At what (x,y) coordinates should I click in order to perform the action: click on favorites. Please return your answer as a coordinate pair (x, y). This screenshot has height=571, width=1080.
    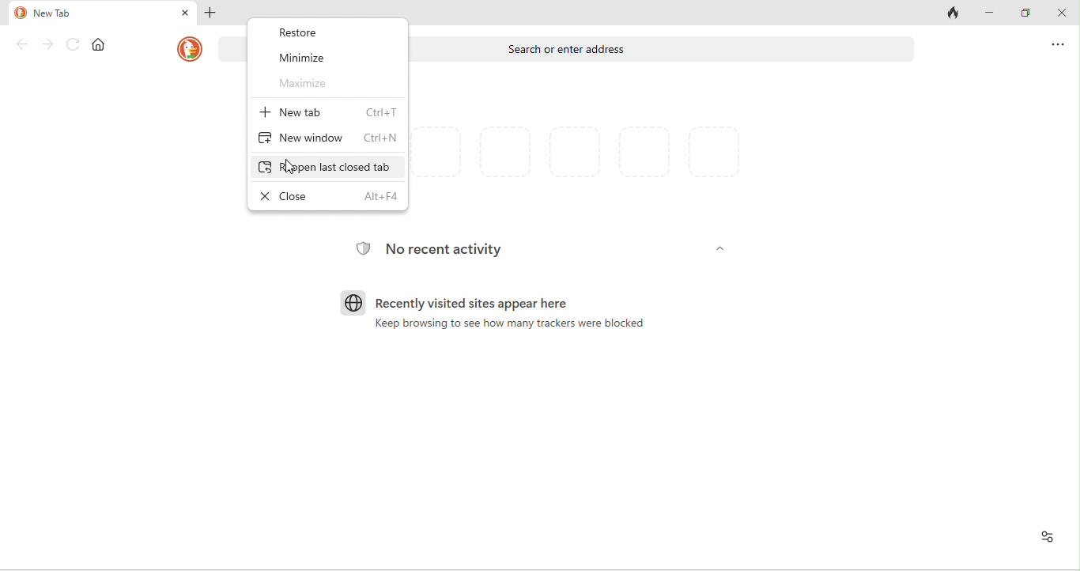
    Looking at the image, I should click on (585, 158).